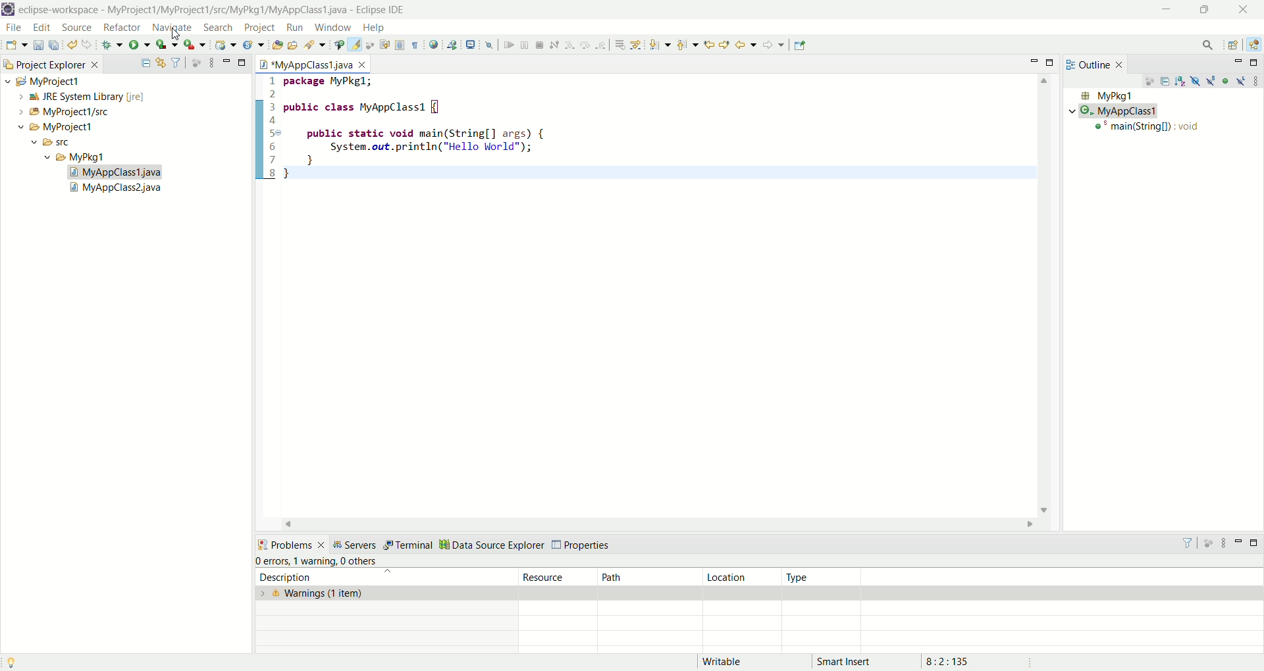  I want to click on 1 package MyPkg1; 2 3 public class MyAppClass1 { 4 5 public static void main(String[] args) {6 System. out.println(*Hello World");7 }8}, so click(439, 127).